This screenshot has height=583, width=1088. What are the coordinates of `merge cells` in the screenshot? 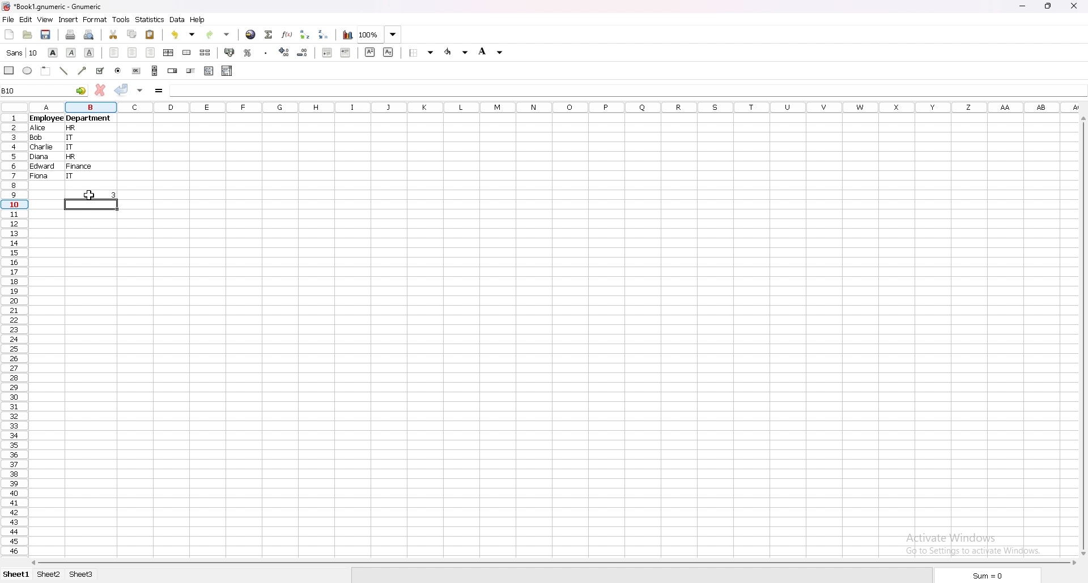 It's located at (187, 53).